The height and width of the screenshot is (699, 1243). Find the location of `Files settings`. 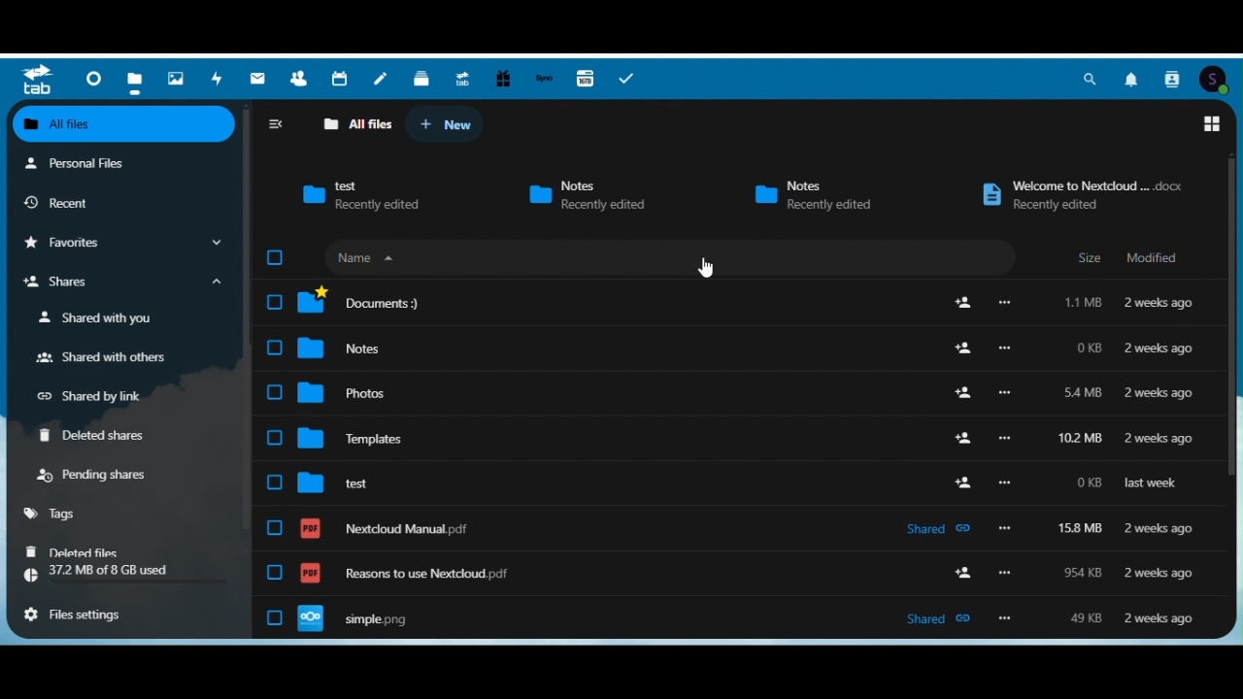

Files settings is located at coordinates (84, 616).